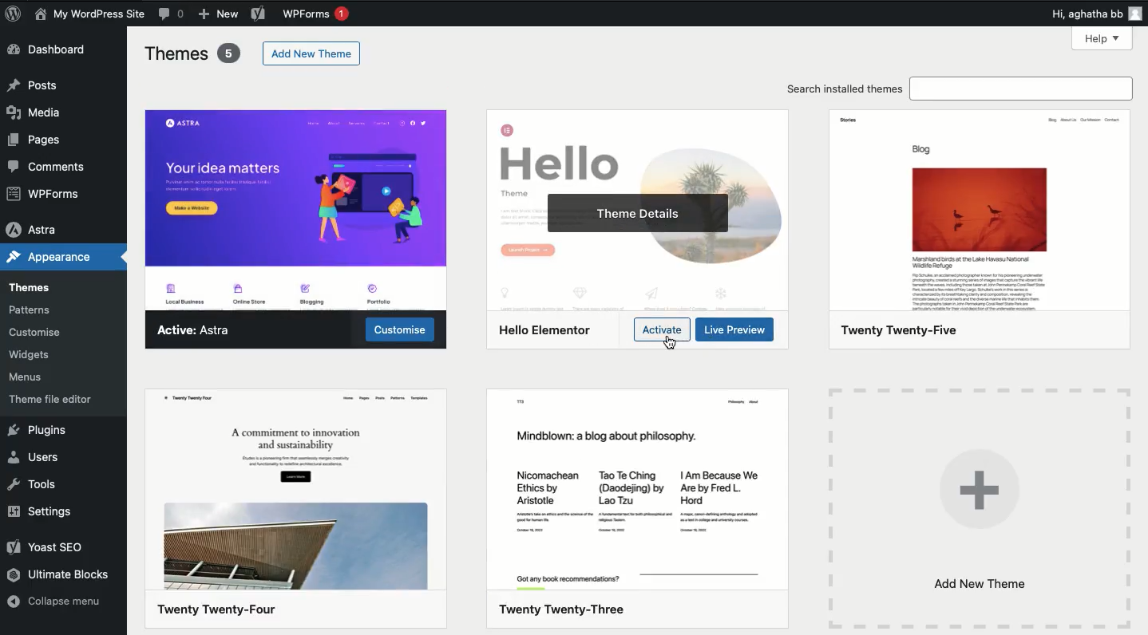  I want to click on Posts, so click(34, 87).